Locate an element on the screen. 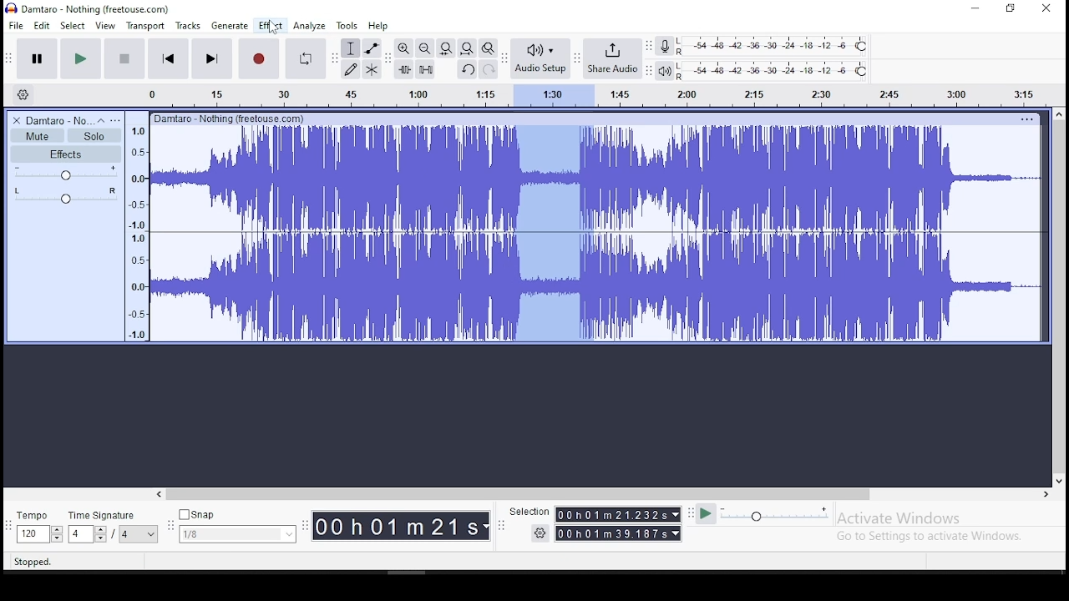  horizontal scroll bar is located at coordinates (601, 494).